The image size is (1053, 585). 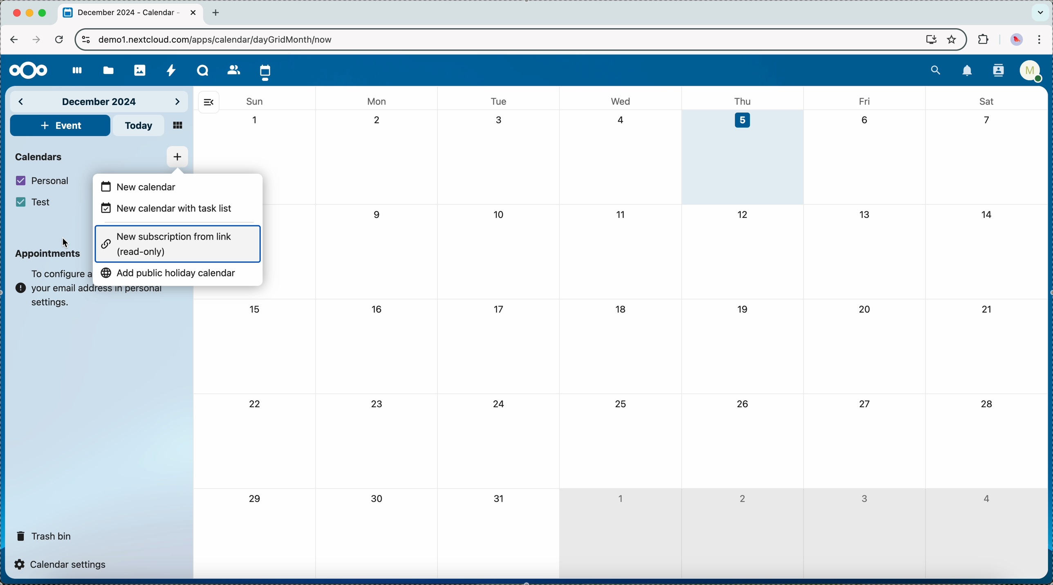 What do you see at coordinates (65, 243) in the screenshot?
I see `mouse` at bounding box center [65, 243].